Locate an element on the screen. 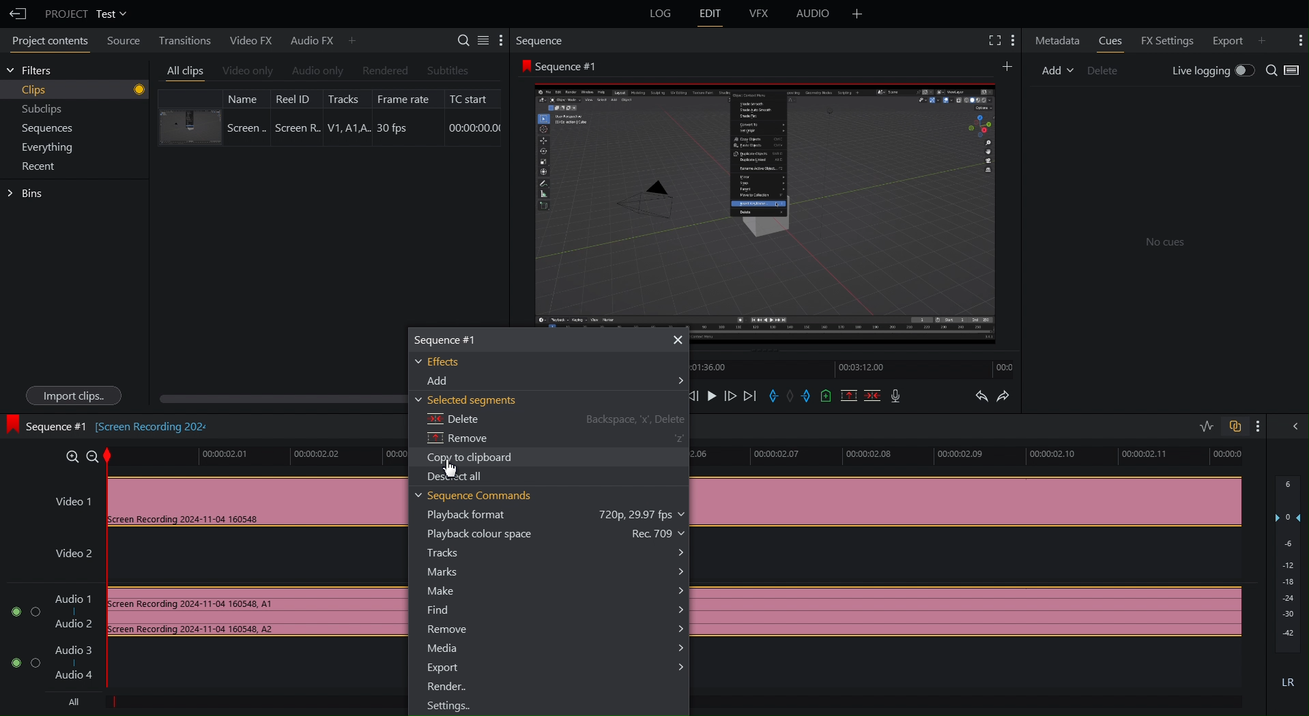 This screenshot has height=716, width=1309. Settings is located at coordinates (478, 42).